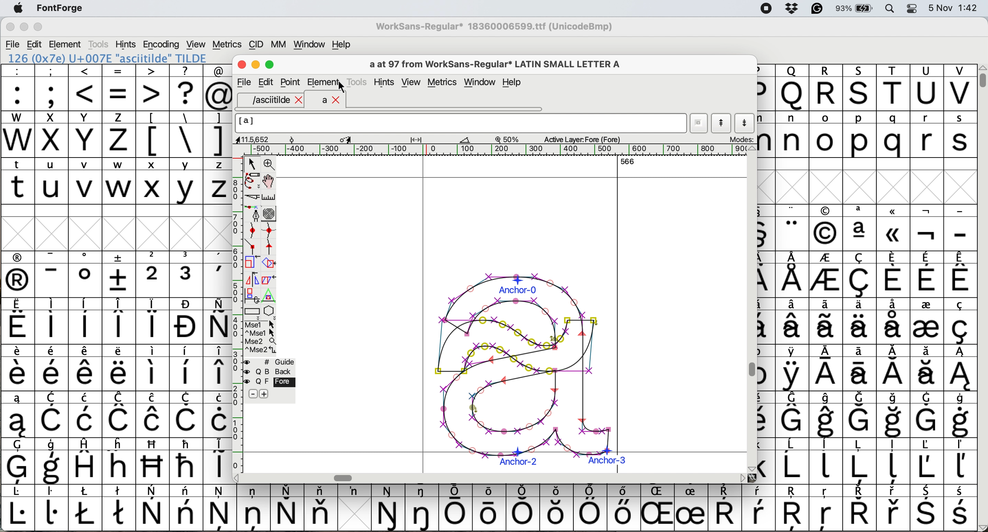 The width and height of the screenshot is (988, 532). Describe the element at coordinates (860, 368) in the screenshot. I see `symbol` at that location.